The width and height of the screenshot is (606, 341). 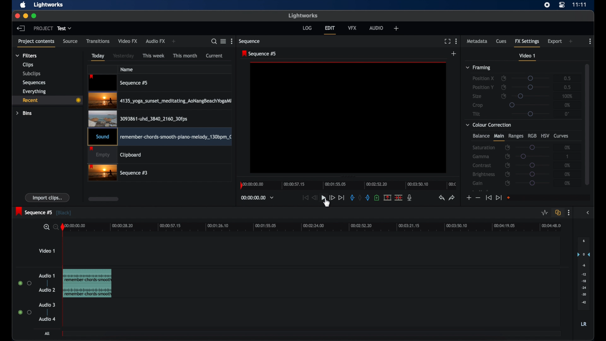 I want to click on name, so click(x=127, y=69).